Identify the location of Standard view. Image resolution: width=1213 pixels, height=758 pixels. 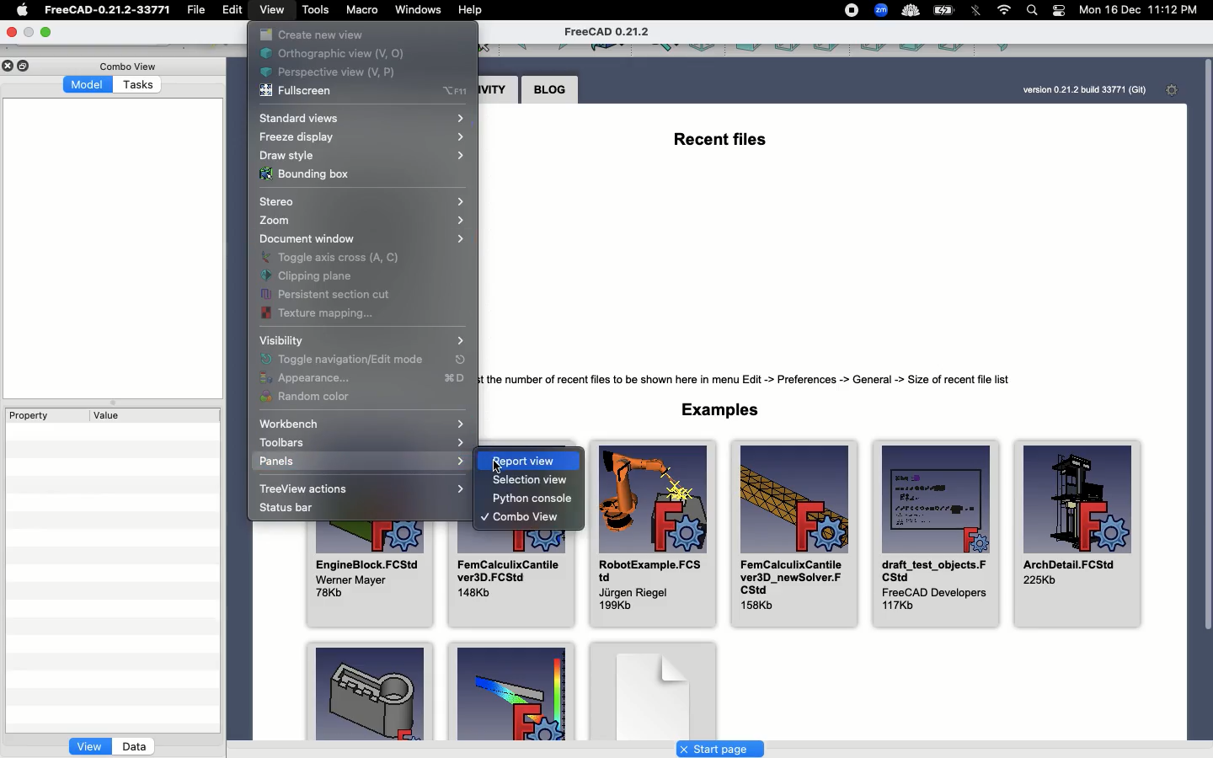
(368, 118).